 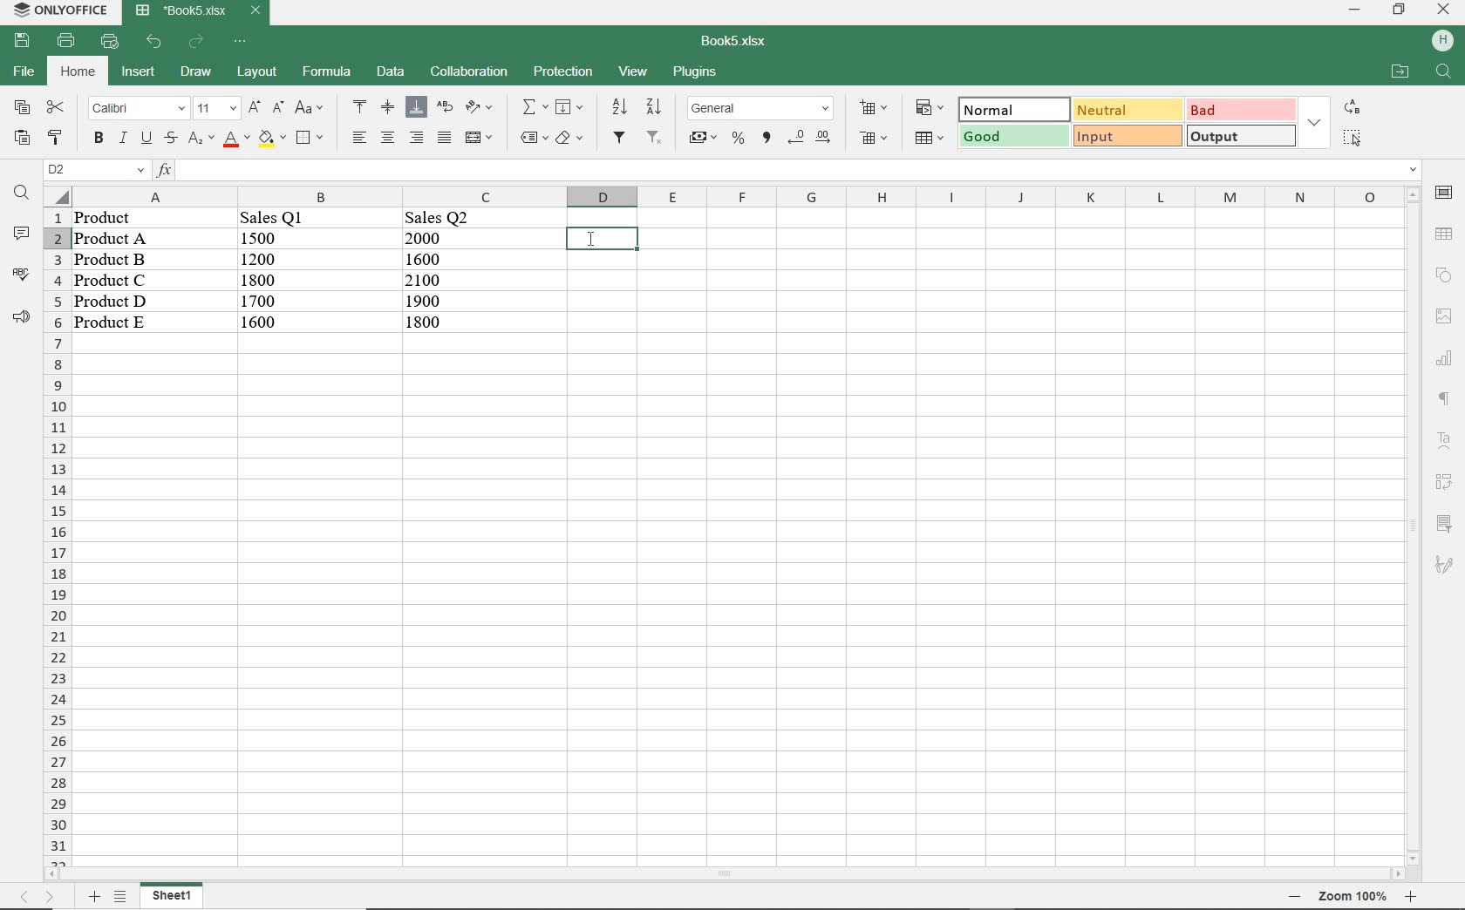 What do you see at coordinates (927, 138) in the screenshot?
I see `format as table template` at bounding box center [927, 138].